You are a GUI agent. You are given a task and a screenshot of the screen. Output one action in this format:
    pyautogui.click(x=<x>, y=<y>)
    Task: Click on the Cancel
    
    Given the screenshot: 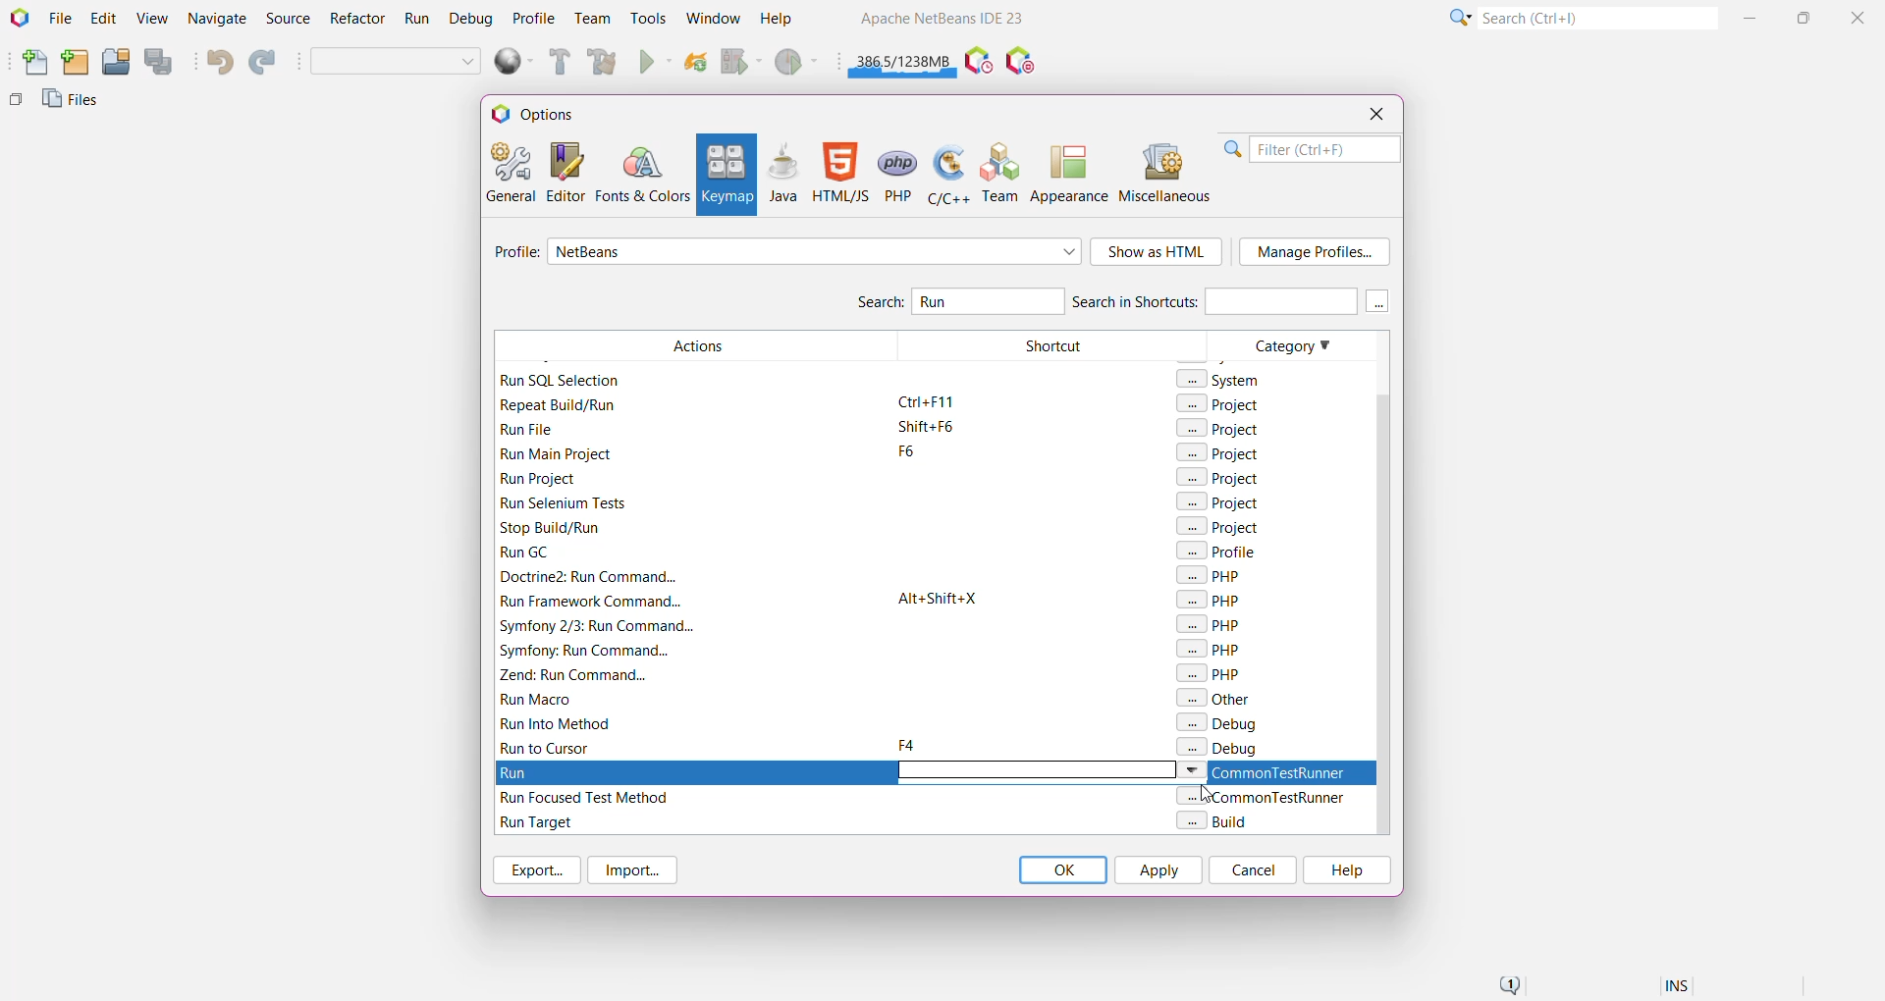 What is the action you would take?
    pyautogui.click(x=1253, y=869)
    